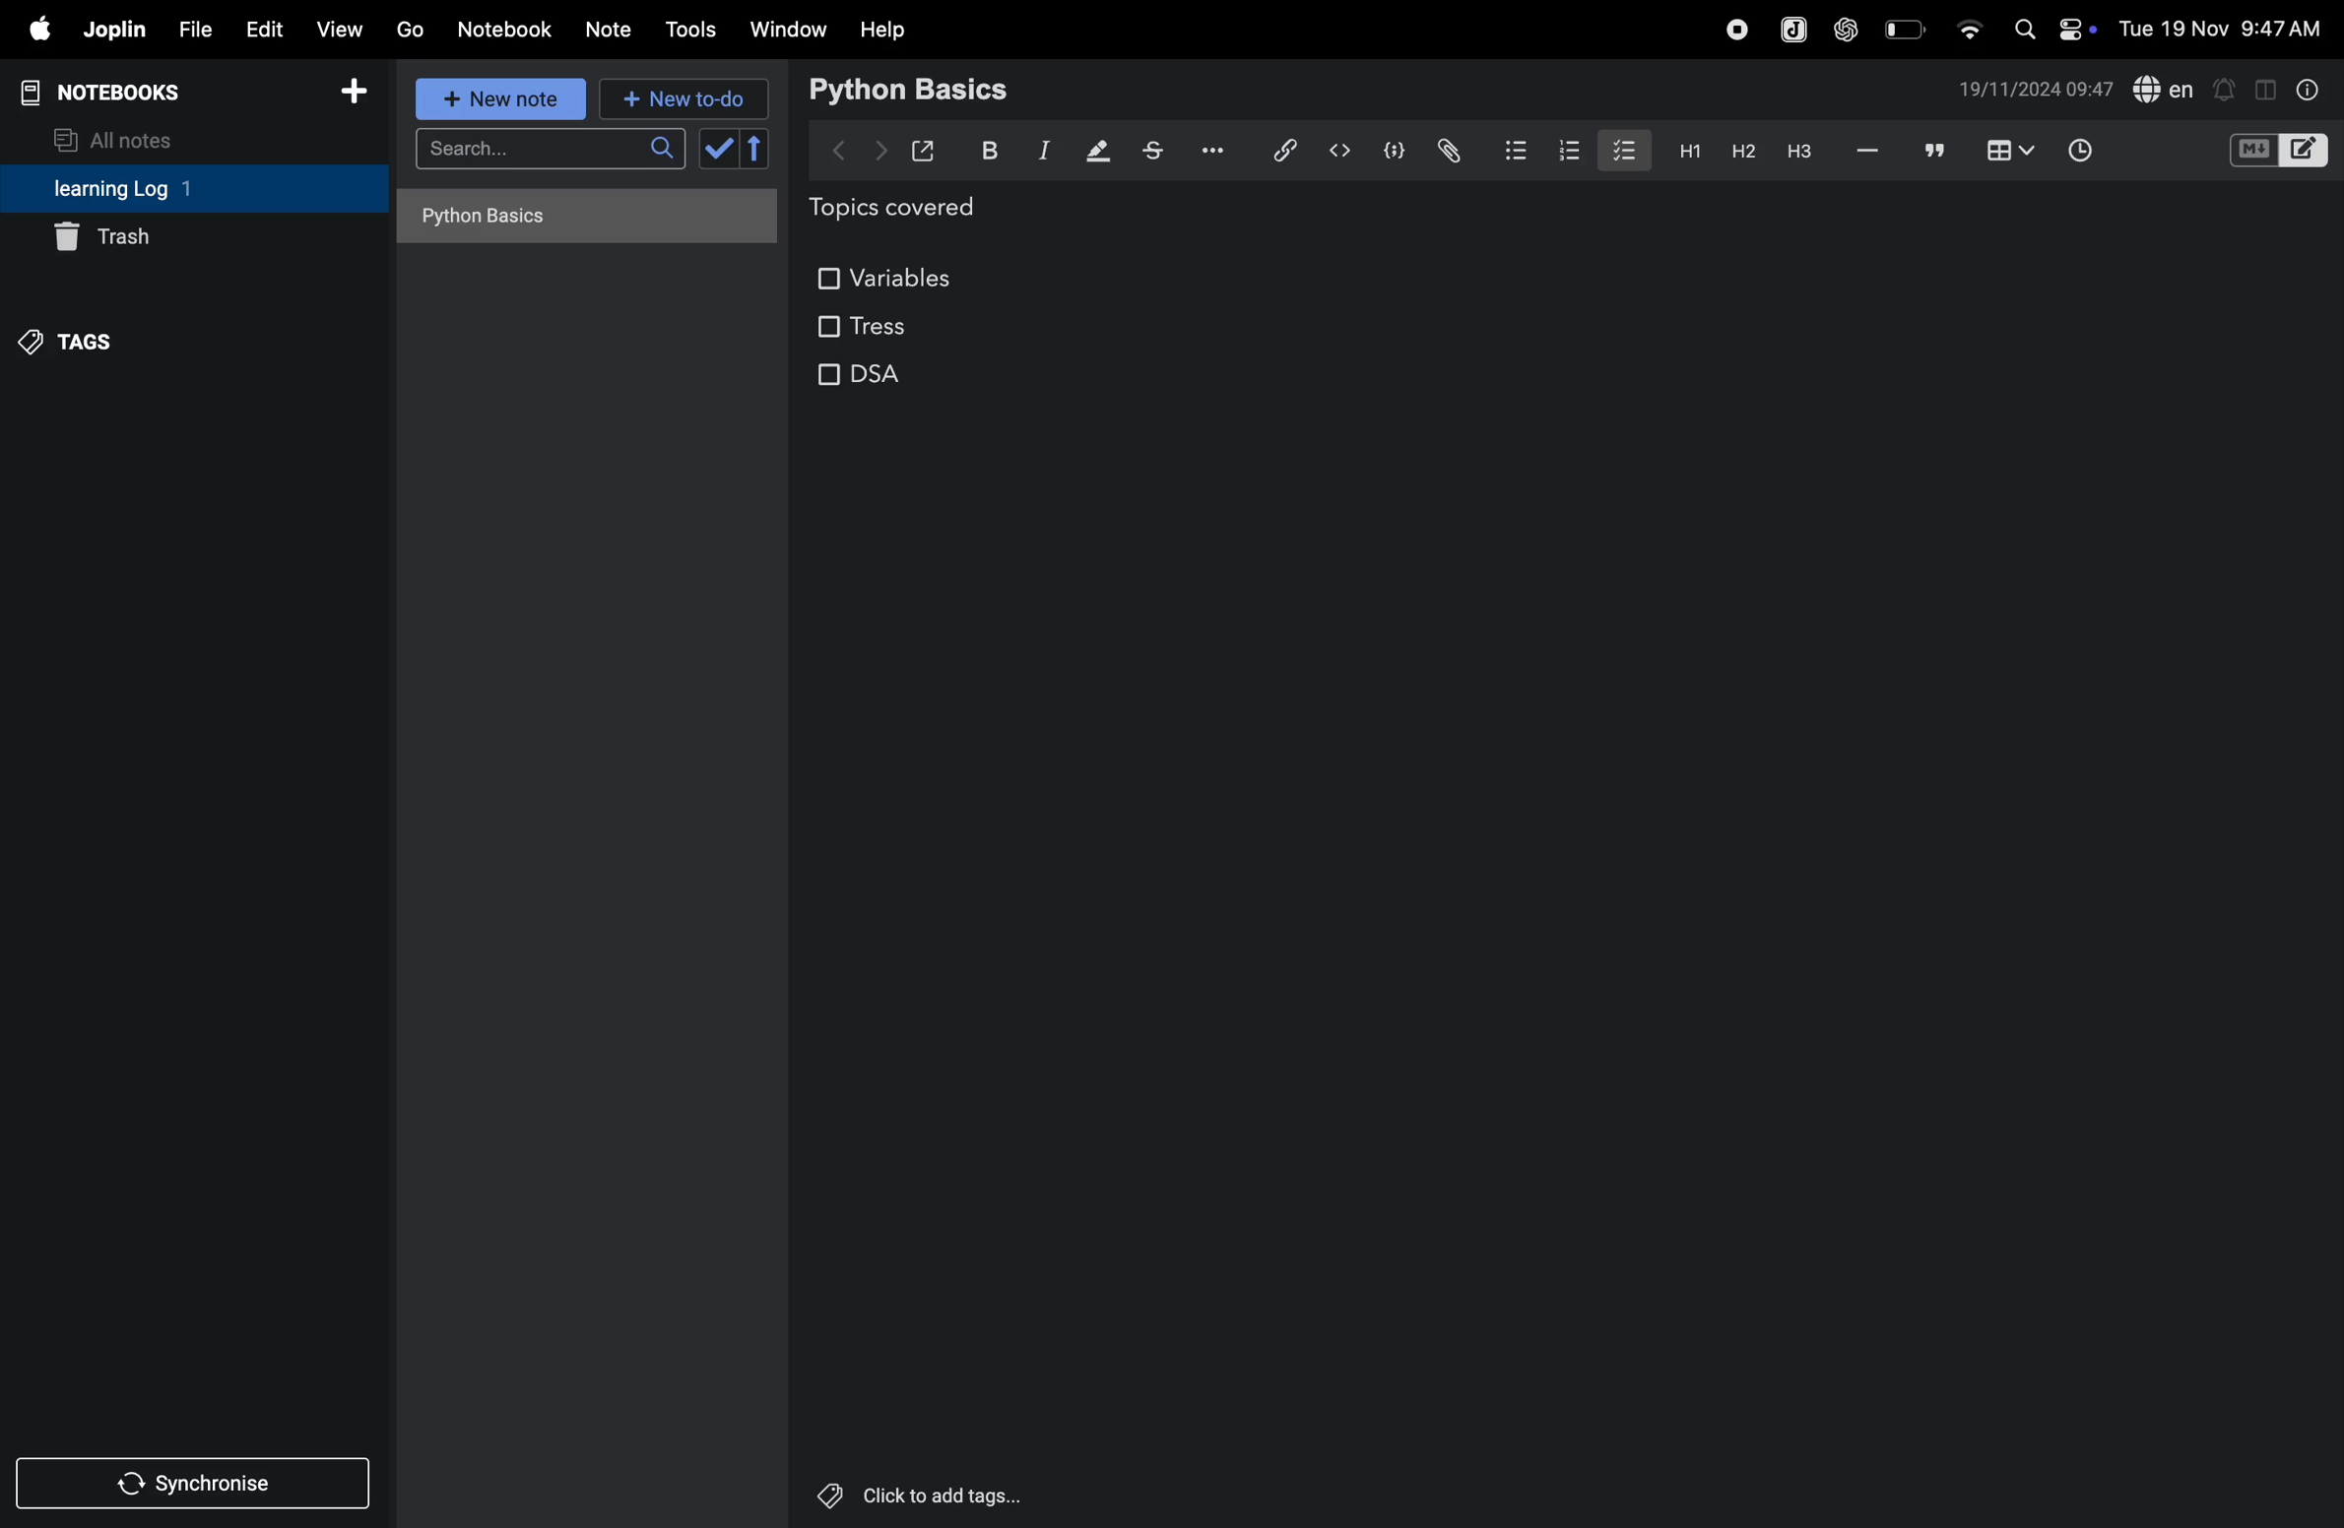 The image size is (2344, 1528). I want to click on no notes here, so click(580, 223).